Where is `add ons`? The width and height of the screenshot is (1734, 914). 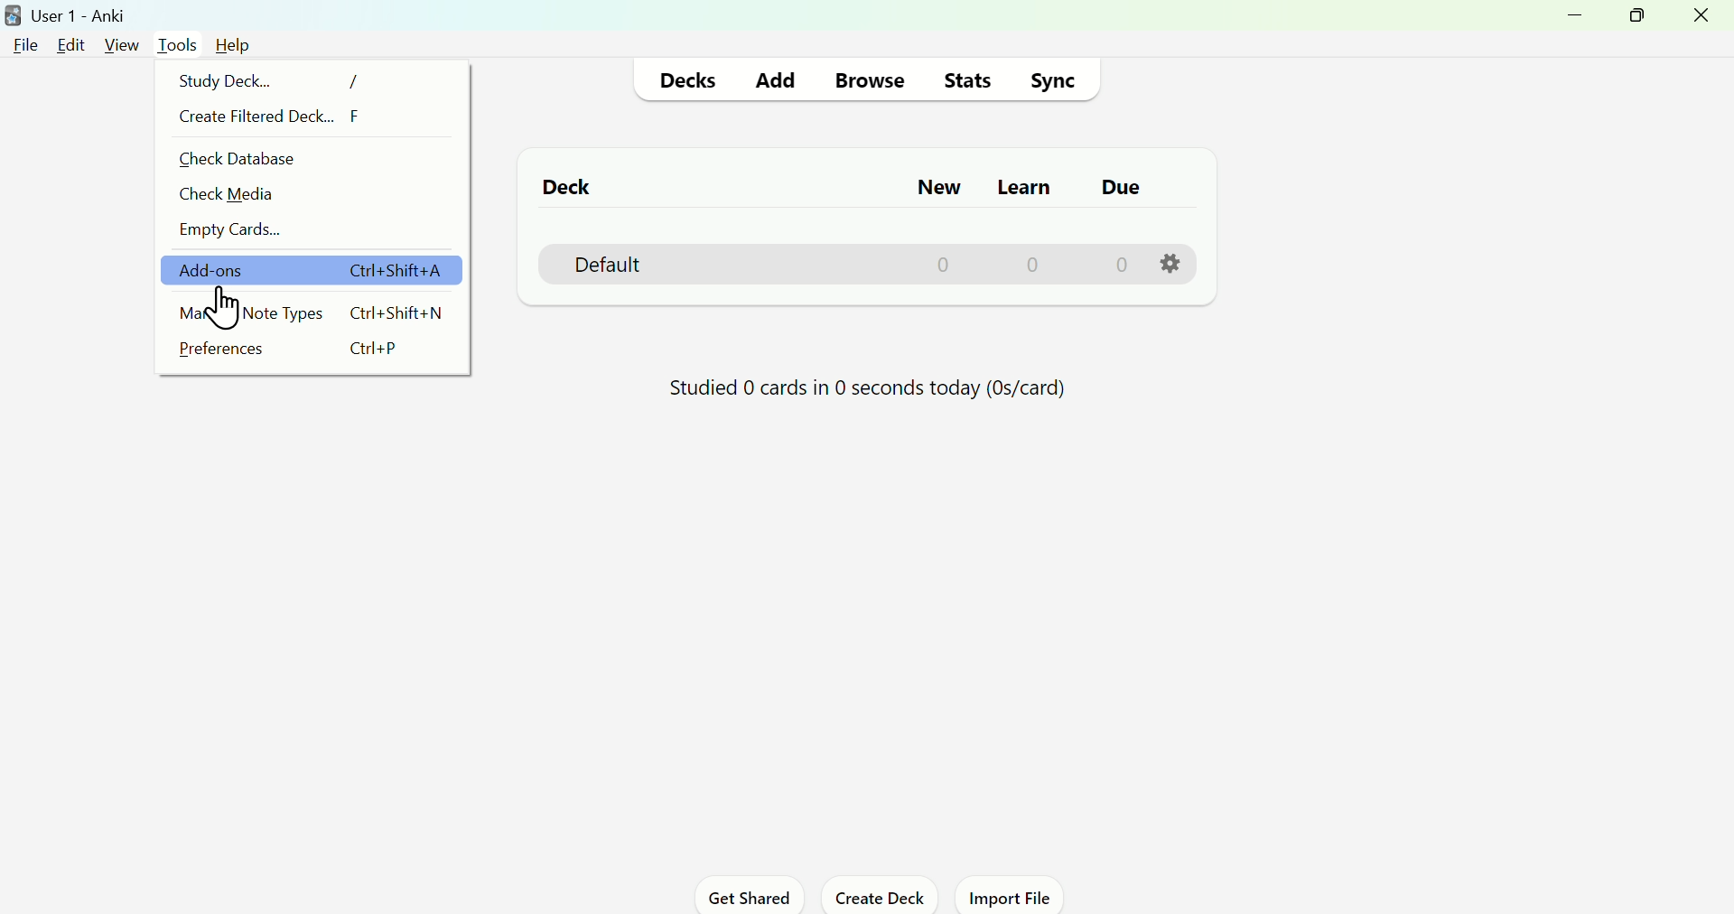 add ons is located at coordinates (312, 273).